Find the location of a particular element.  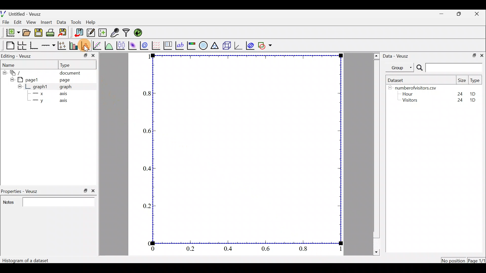

add a shape to the plot is located at coordinates (265, 46).